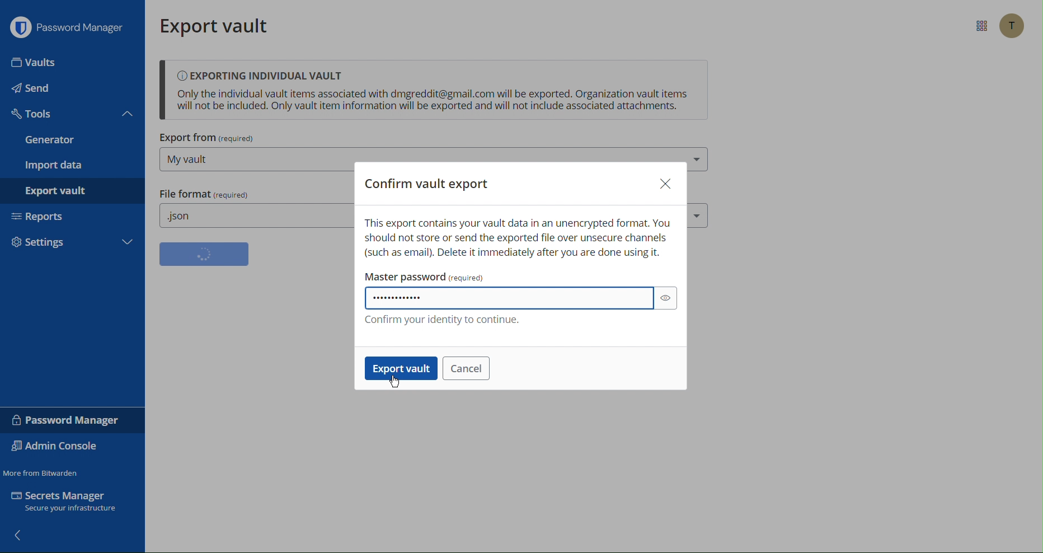 The image size is (1043, 553). I want to click on Import Data, so click(55, 166).